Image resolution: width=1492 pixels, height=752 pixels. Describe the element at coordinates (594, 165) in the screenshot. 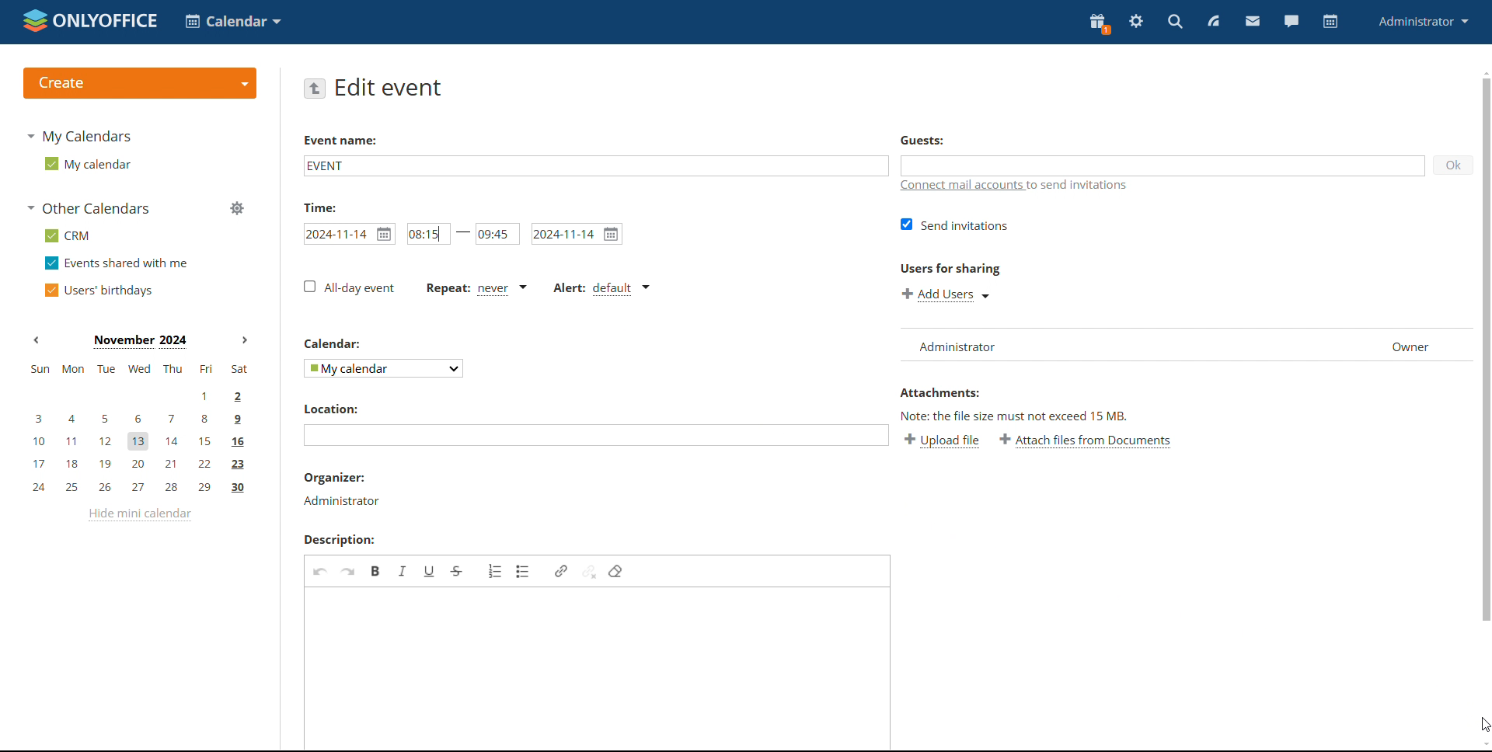

I see `event name` at that location.